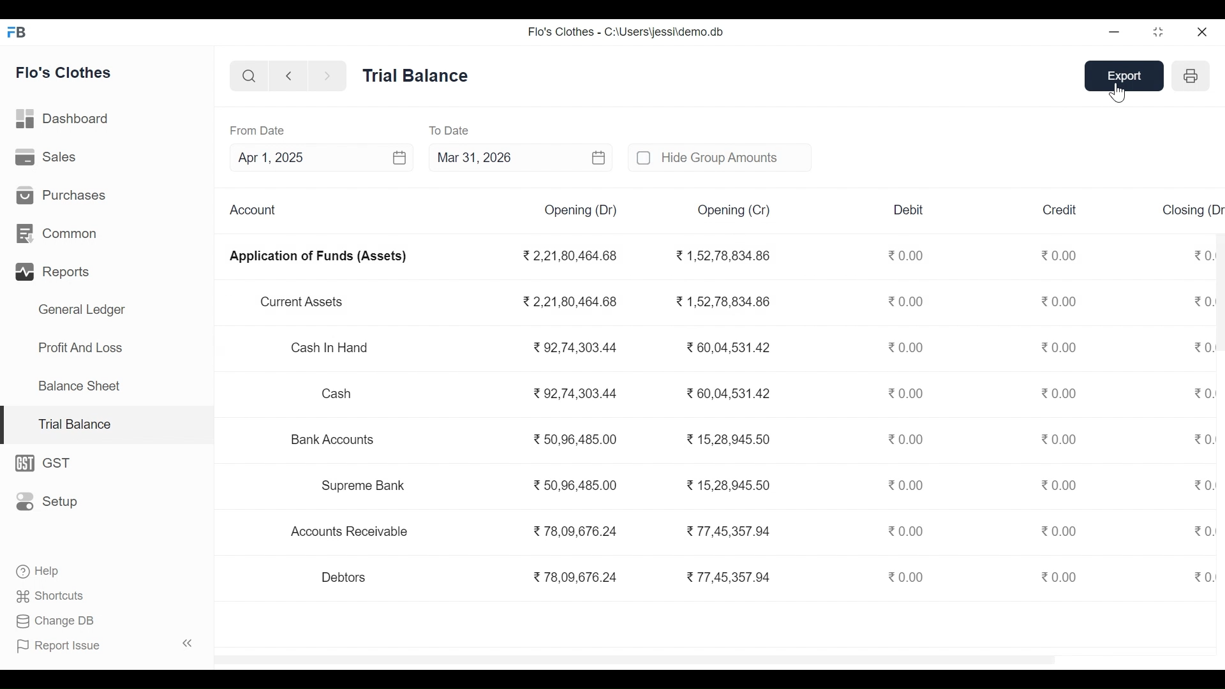 This screenshot has height=689, width=1225. What do you see at coordinates (728, 576) in the screenshot?
I see `77,45,357.94` at bounding box center [728, 576].